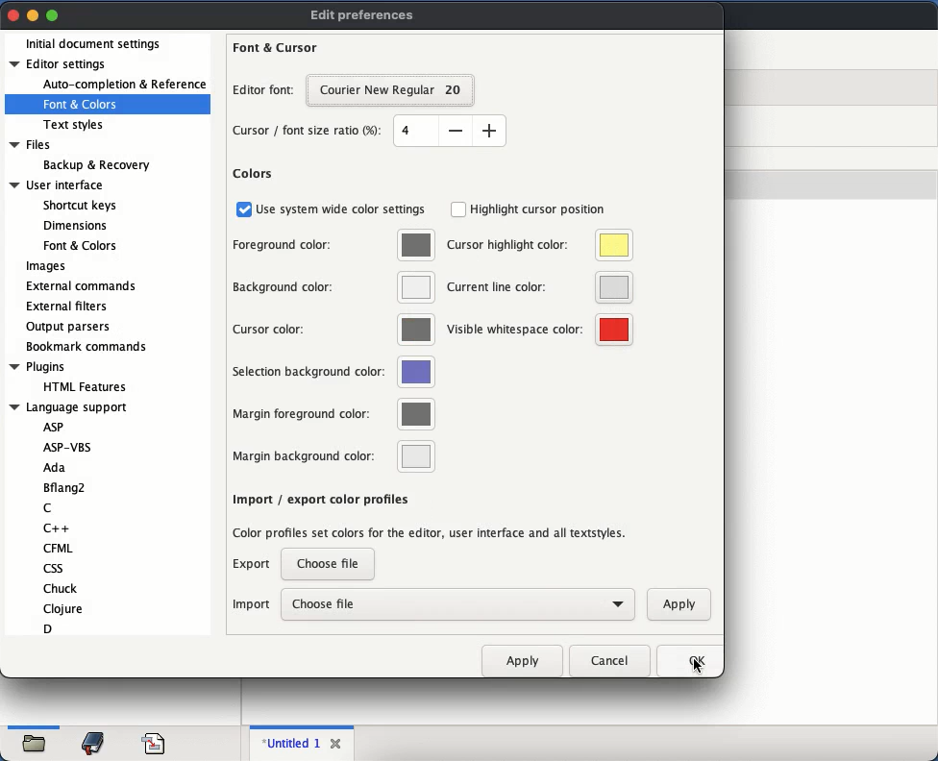 The image size is (938, 761). Describe the element at coordinates (251, 604) in the screenshot. I see `import` at that location.